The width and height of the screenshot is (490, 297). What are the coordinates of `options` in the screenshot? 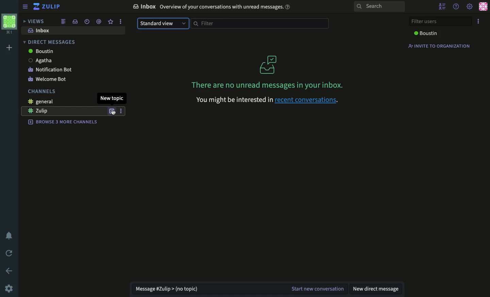 It's located at (122, 111).